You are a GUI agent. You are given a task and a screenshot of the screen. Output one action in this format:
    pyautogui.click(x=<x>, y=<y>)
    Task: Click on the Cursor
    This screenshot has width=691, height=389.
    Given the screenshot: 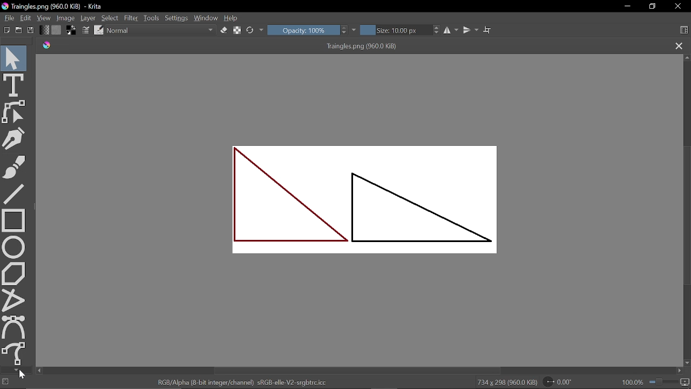 What is the action you would take?
    pyautogui.click(x=22, y=375)
    